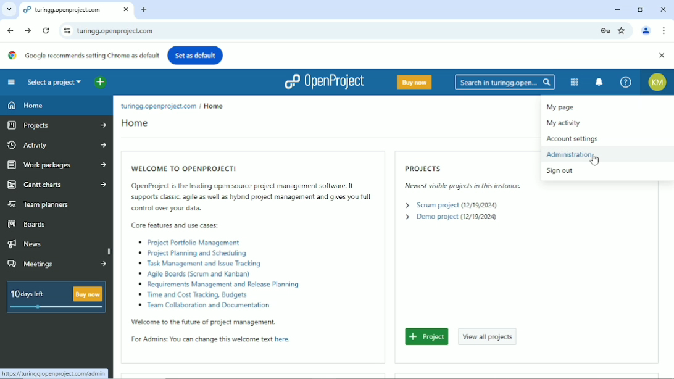 Image resolution: width=674 pixels, height=379 pixels. What do you see at coordinates (572, 139) in the screenshot?
I see `Account settings` at bounding box center [572, 139].